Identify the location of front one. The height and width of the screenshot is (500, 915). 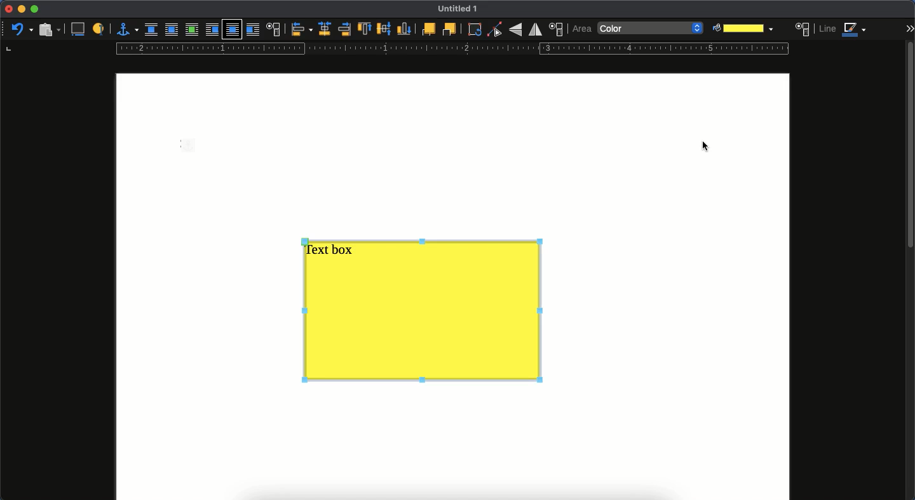
(428, 29).